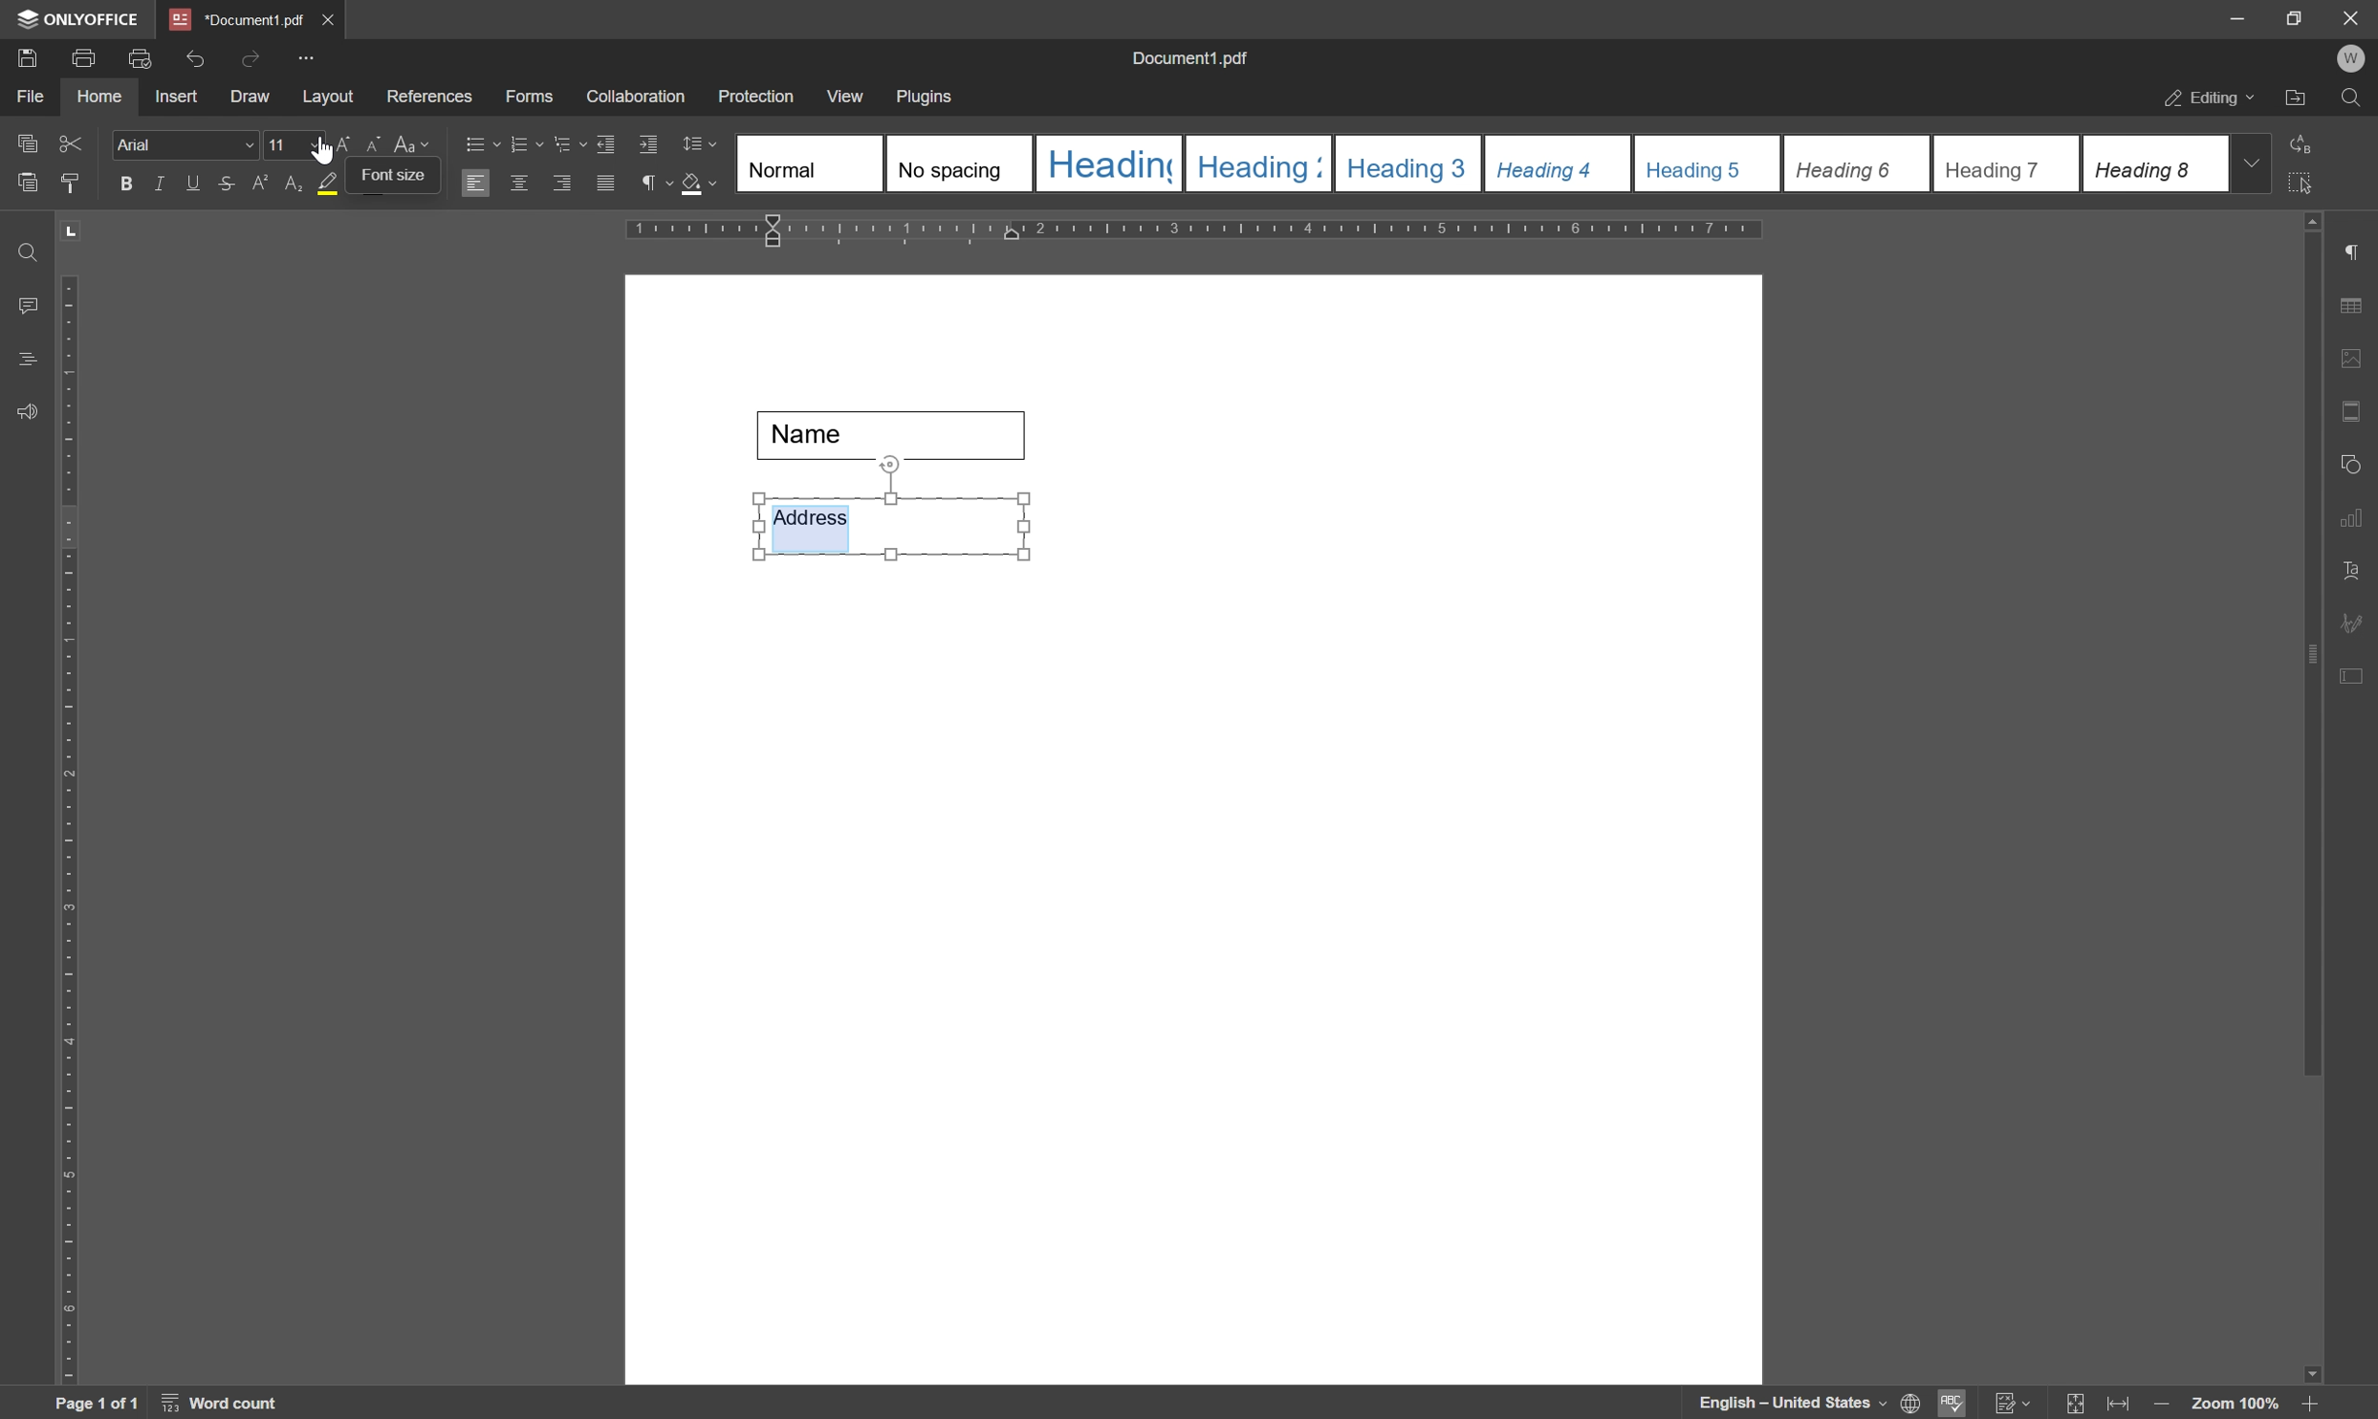 This screenshot has width=2378, height=1419. I want to click on subscript, so click(290, 184).